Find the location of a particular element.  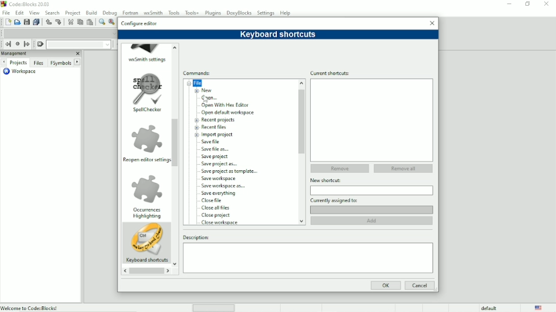

Find is located at coordinates (101, 22).